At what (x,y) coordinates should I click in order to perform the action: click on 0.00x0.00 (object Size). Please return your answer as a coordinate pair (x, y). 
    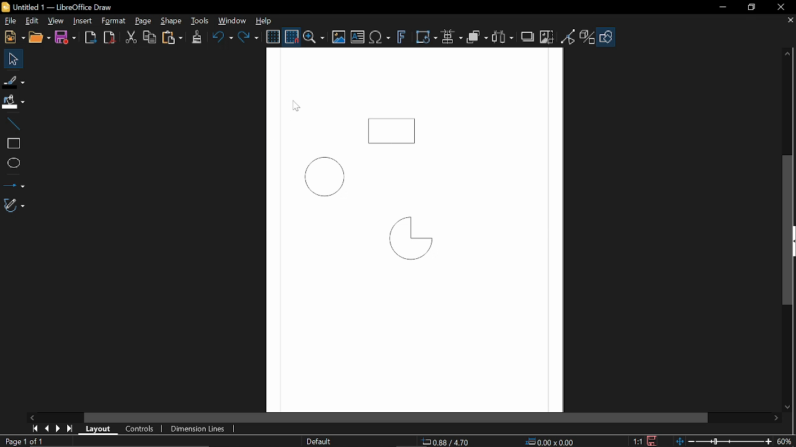
    Looking at the image, I should click on (553, 441).